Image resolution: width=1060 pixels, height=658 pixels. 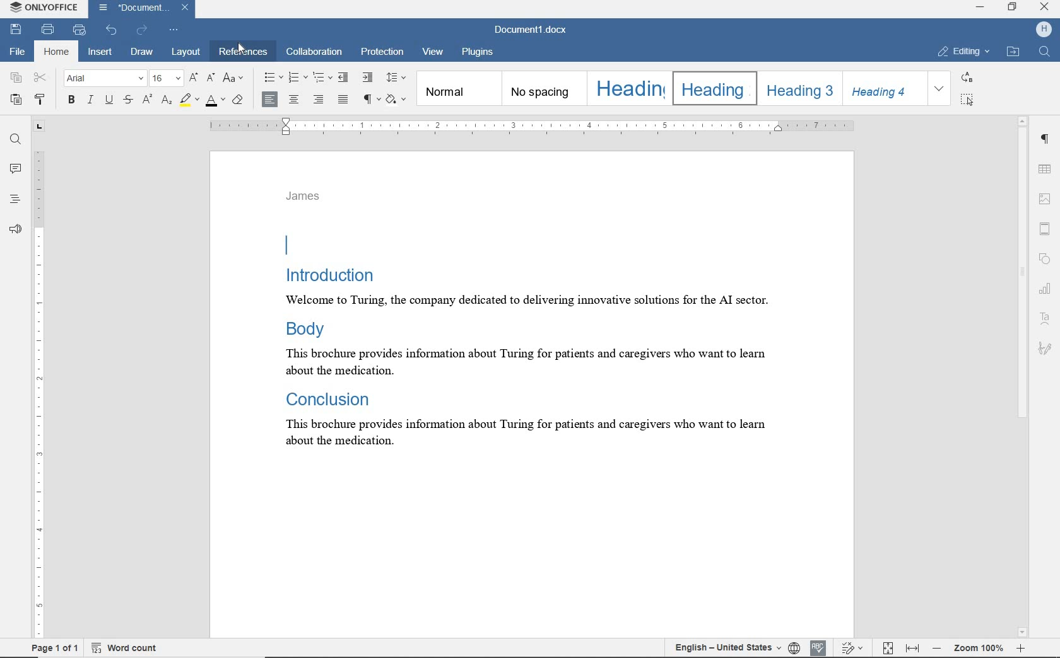 What do you see at coordinates (100, 52) in the screenshot?
I see `insert` at bounding box center [100, 52].